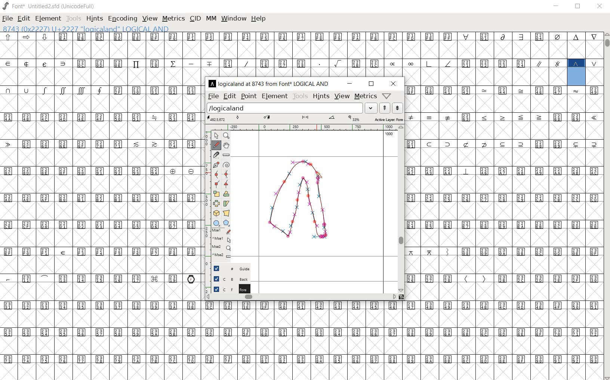 This screenshot has width=610, height=380. What do you see at coordinates (342, 96) in the screenshot?
I see `view` at bounding box center [342, 96].